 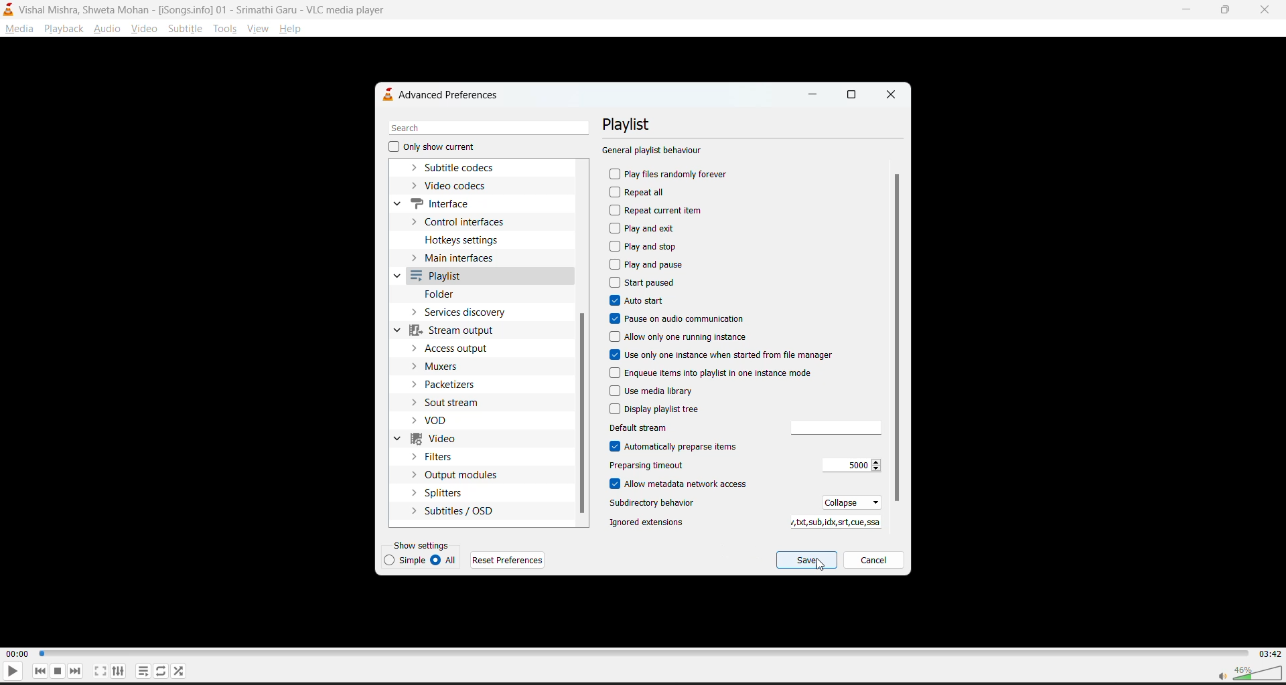 What do you see at coordinates (641, 652) in the screenshot?
I see `track slider` at bounding box center [641, 652].